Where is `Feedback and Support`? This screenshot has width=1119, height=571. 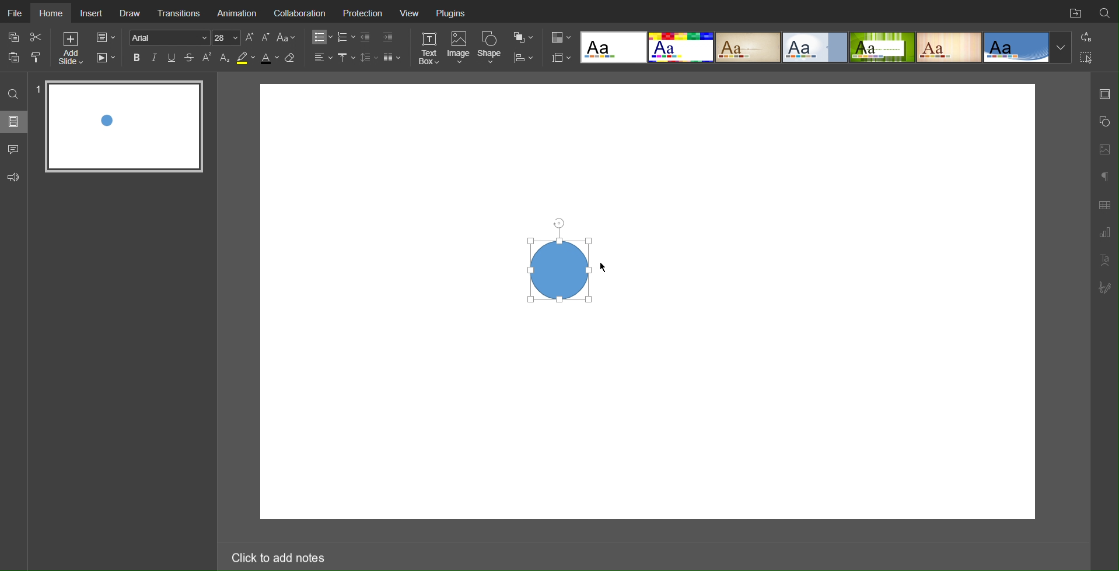 Feedback and Support is located at coordinates (13, 178).